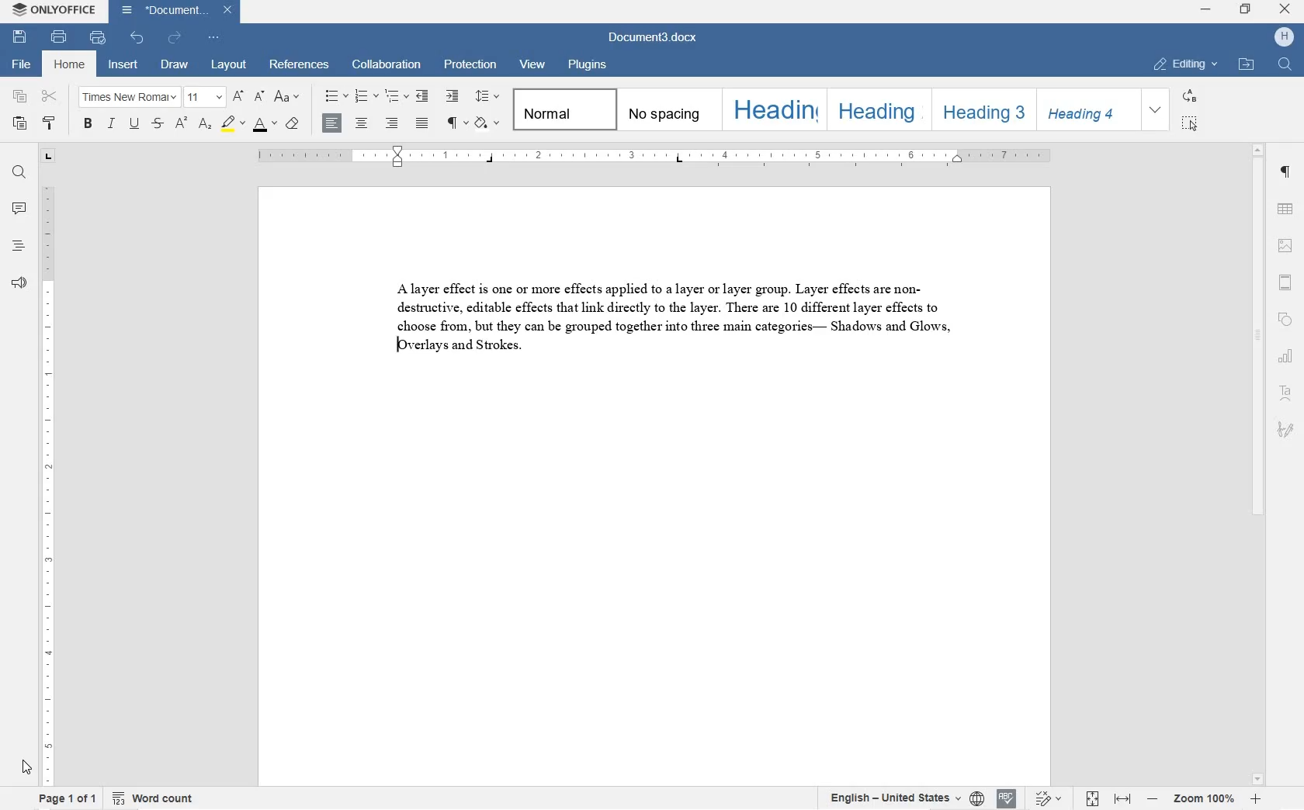  What do you see at coordinates (18, 64) in the screenshot?
I see `file` at bounding box center [18, 64].